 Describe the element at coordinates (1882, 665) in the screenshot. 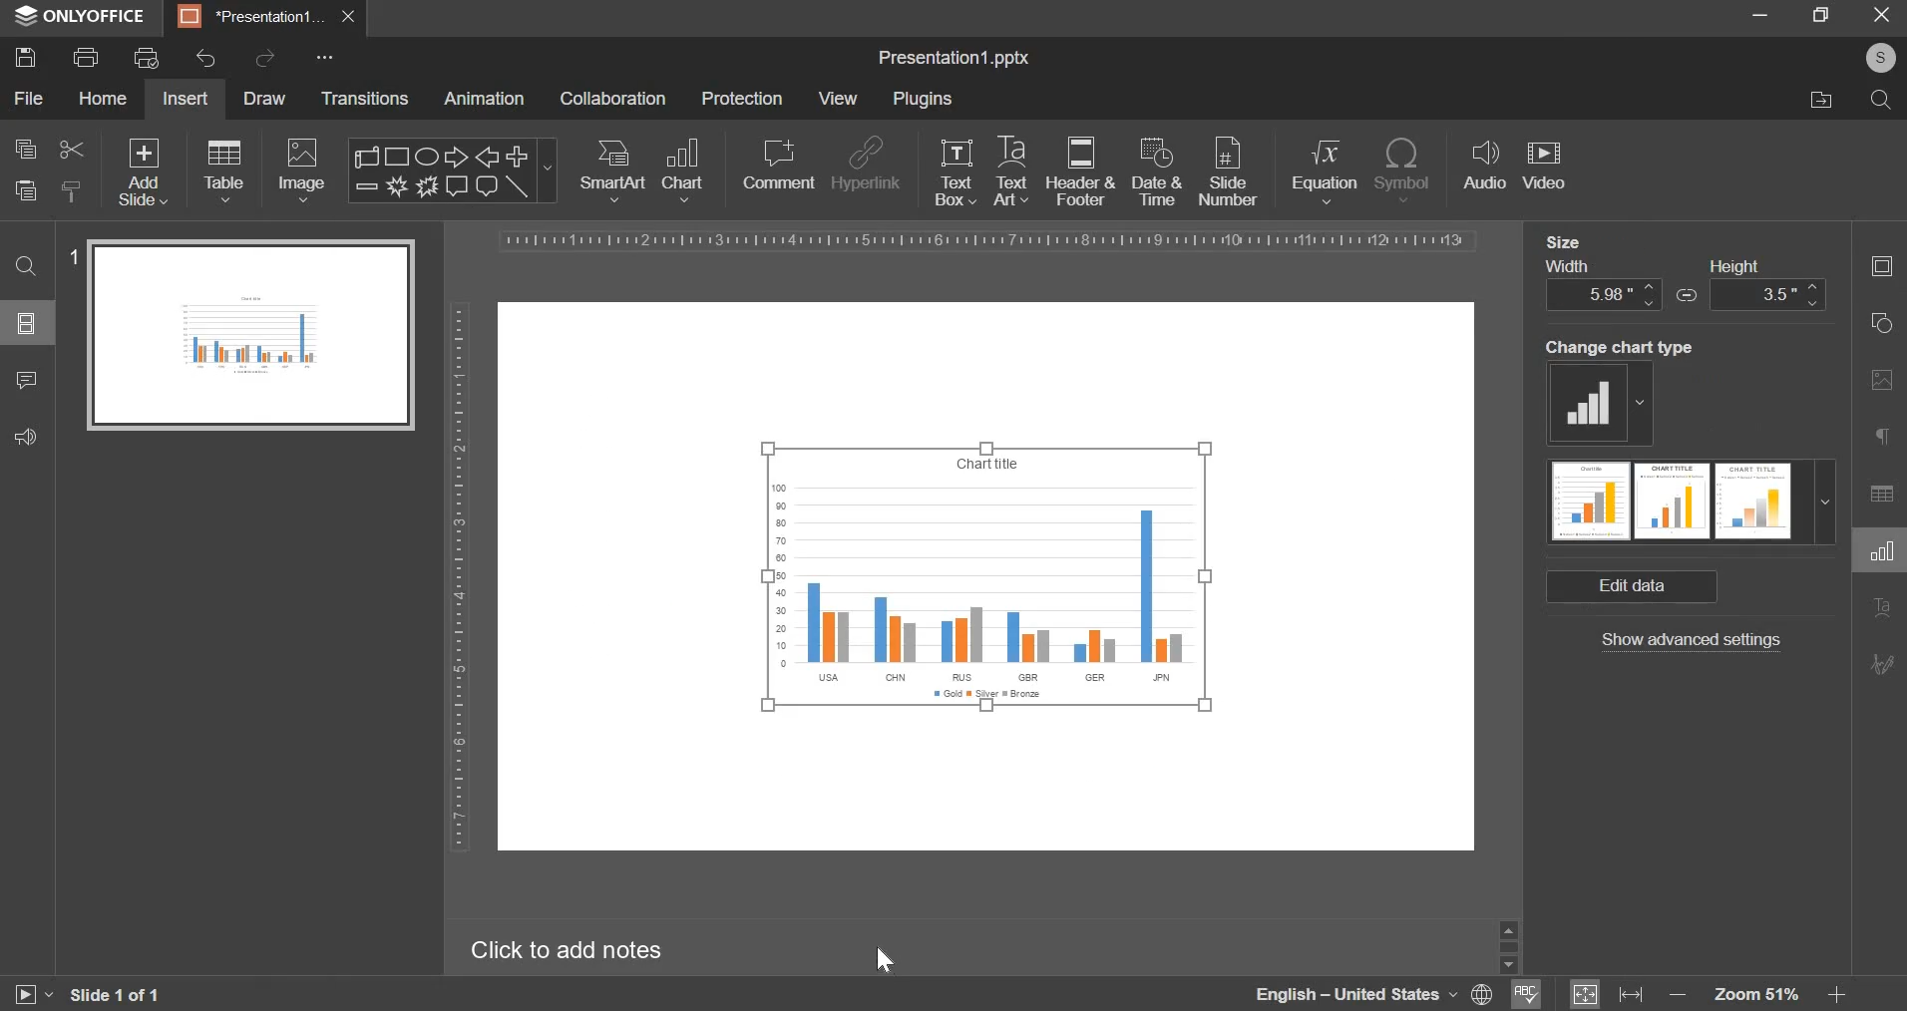

I see `signature` at that location.